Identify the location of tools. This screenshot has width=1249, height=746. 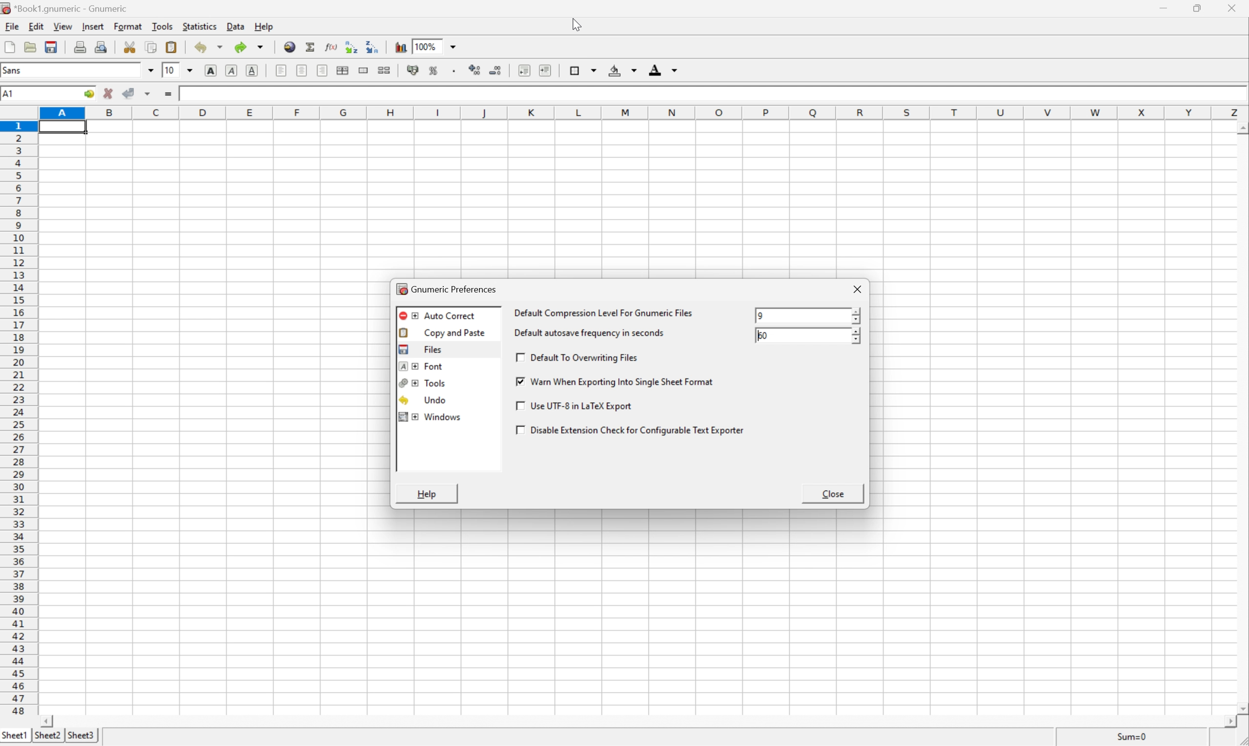
(423, 385).